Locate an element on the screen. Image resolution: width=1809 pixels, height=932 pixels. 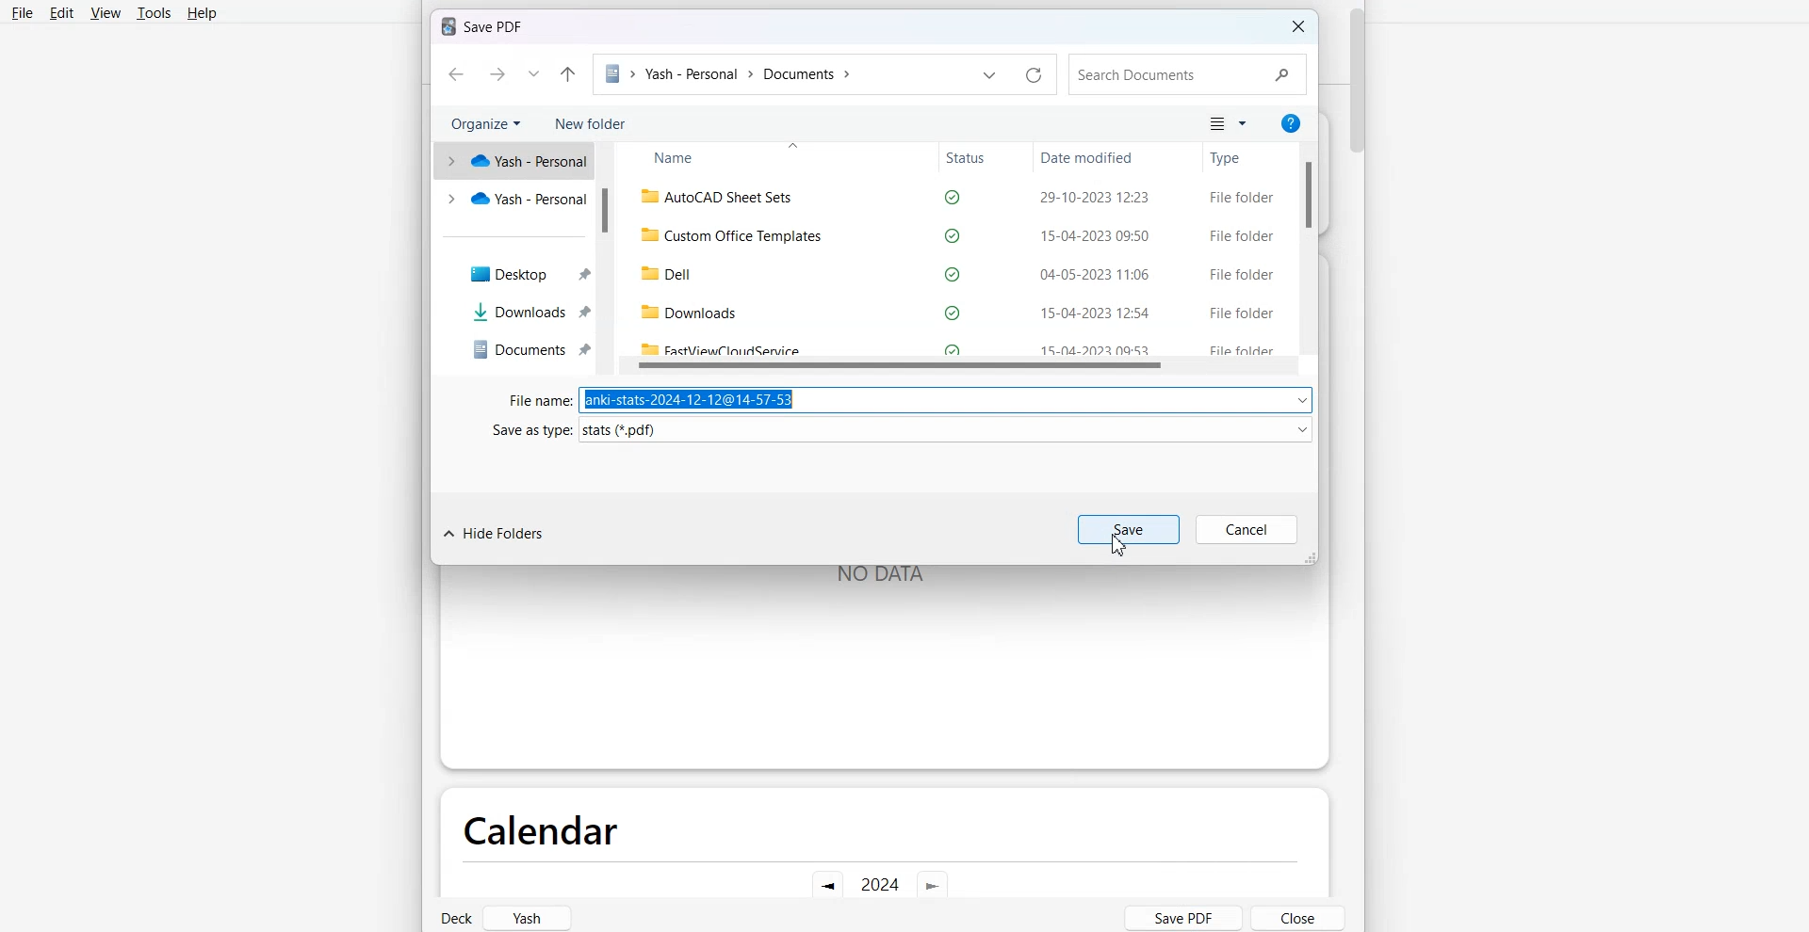
downloads is located at coordinates (957, 314).